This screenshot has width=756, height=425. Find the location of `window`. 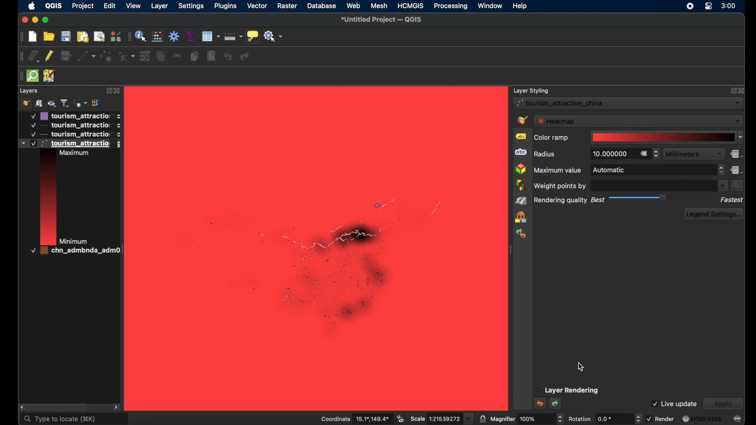

window is located at coordinates (490, 6).